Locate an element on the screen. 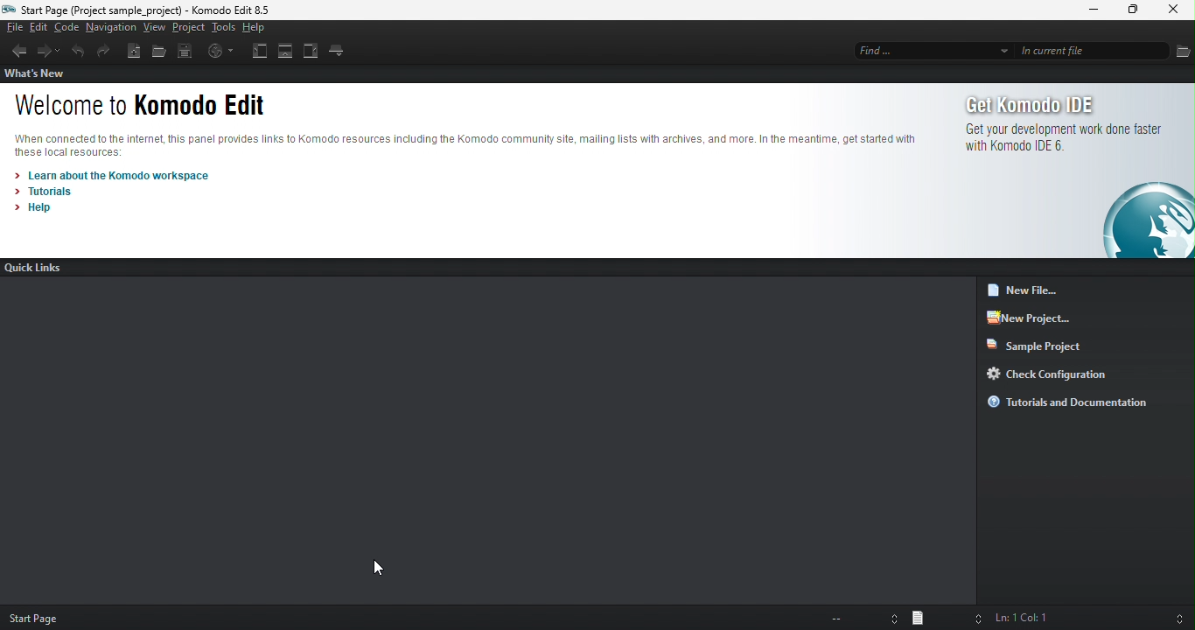 The image size is (1195, 630). open is located at coordinates (161, 48).